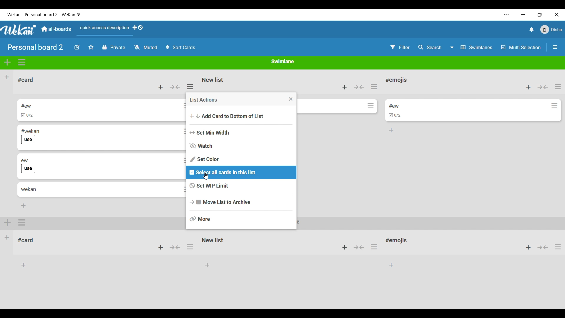  What do you see at coordinates (181, 47) in the screenshot?
I see `Sort cards` at bounding box center [181, 47].